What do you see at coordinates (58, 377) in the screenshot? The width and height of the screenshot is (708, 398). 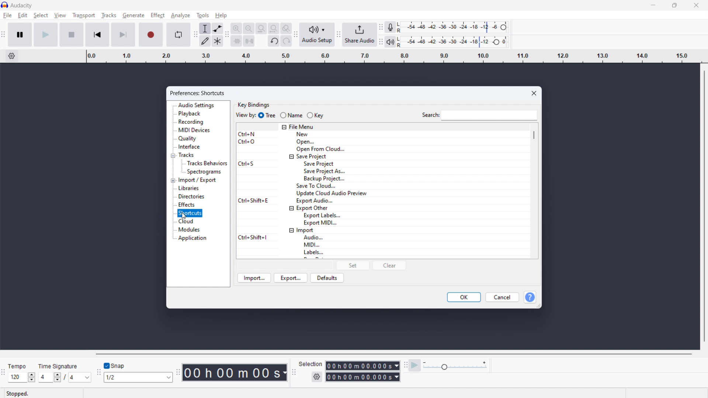 I see `Increase/Decrease time signature` at bounding box center [58, 377].